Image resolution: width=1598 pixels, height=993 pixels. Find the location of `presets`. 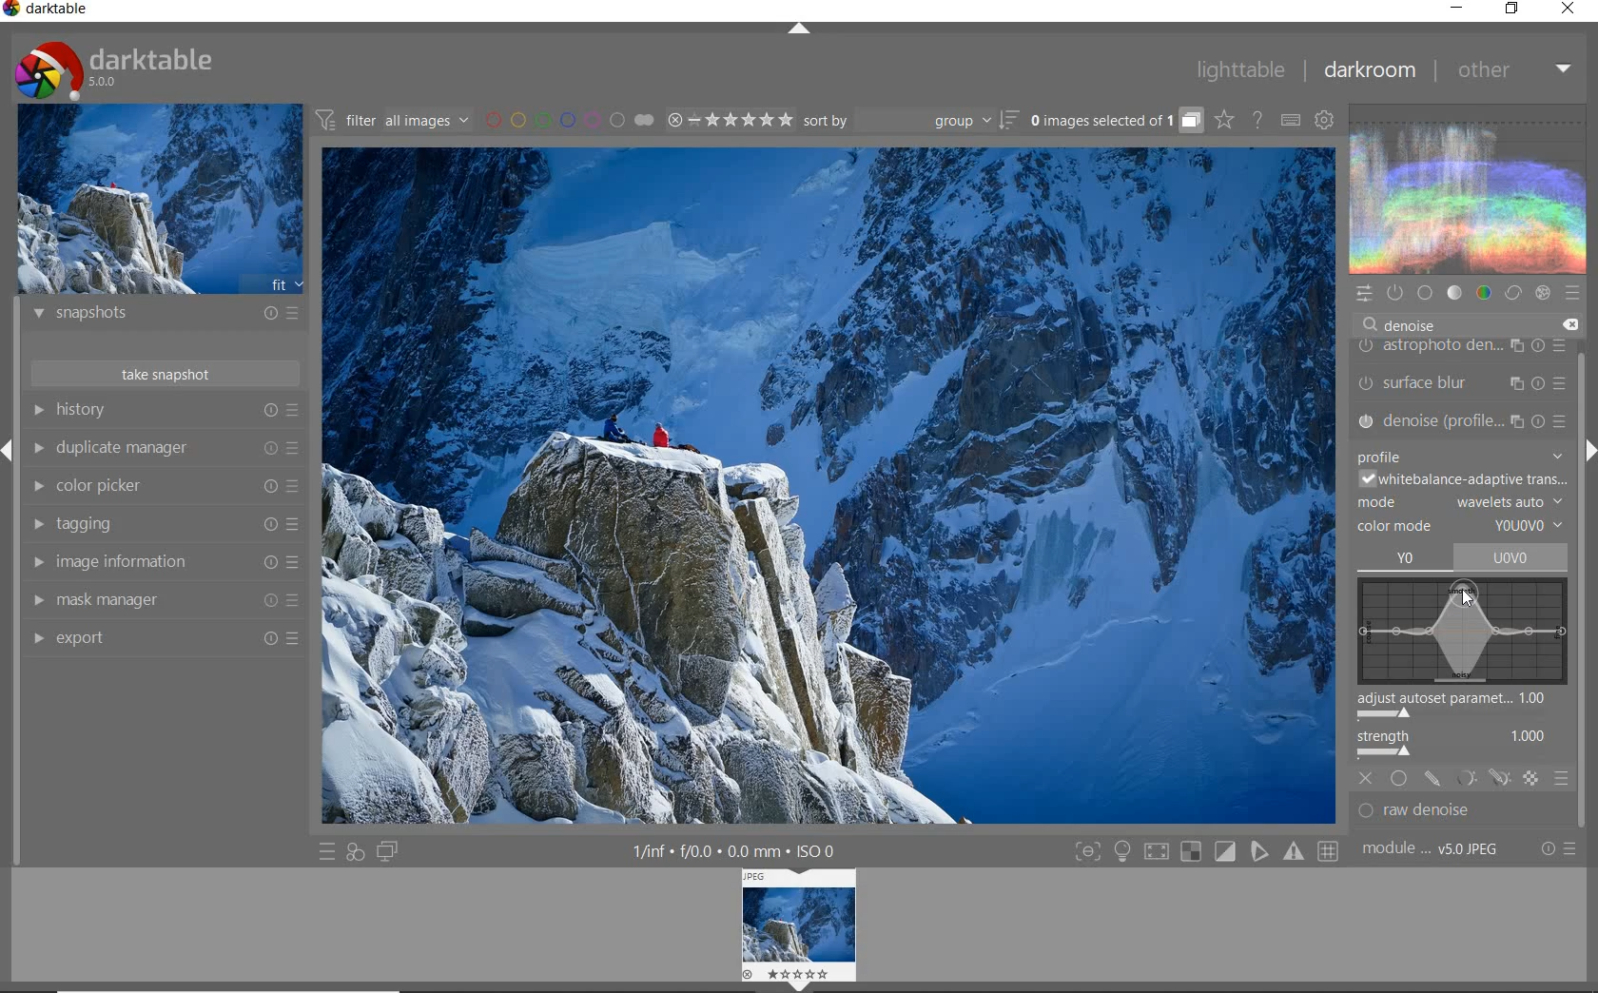

presets is located at coordinates (1572, 289).